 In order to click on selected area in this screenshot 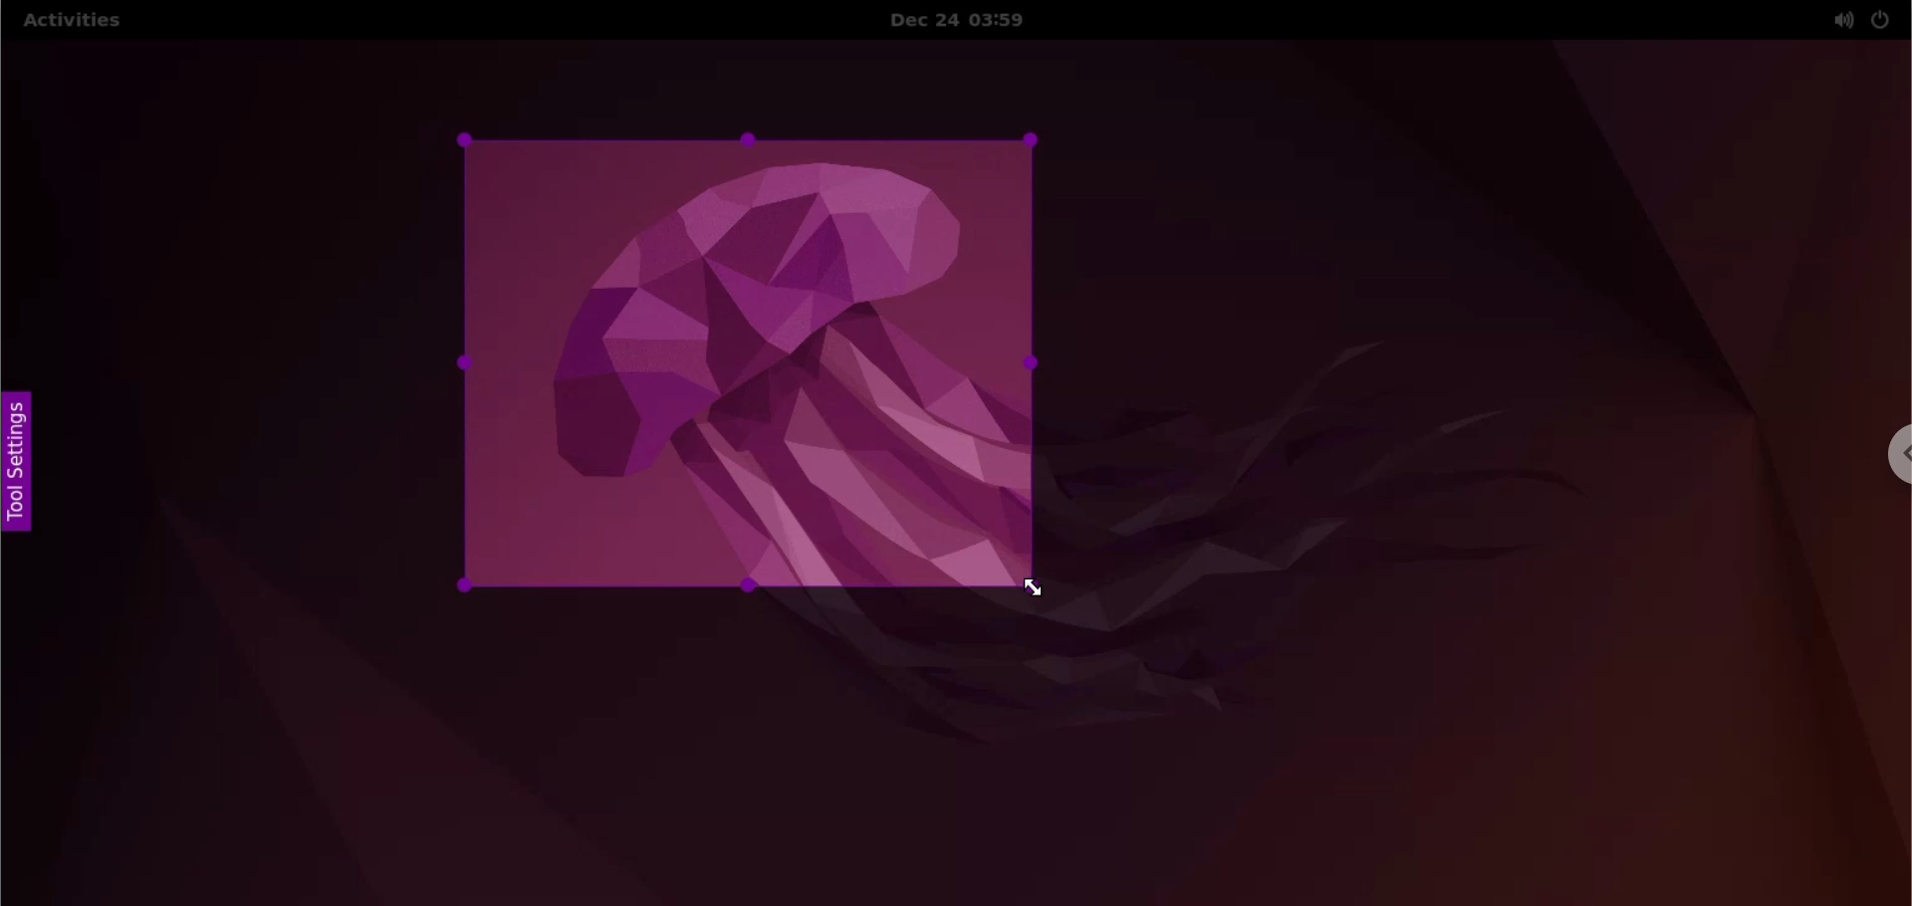, I will do `click(750, 365)`.